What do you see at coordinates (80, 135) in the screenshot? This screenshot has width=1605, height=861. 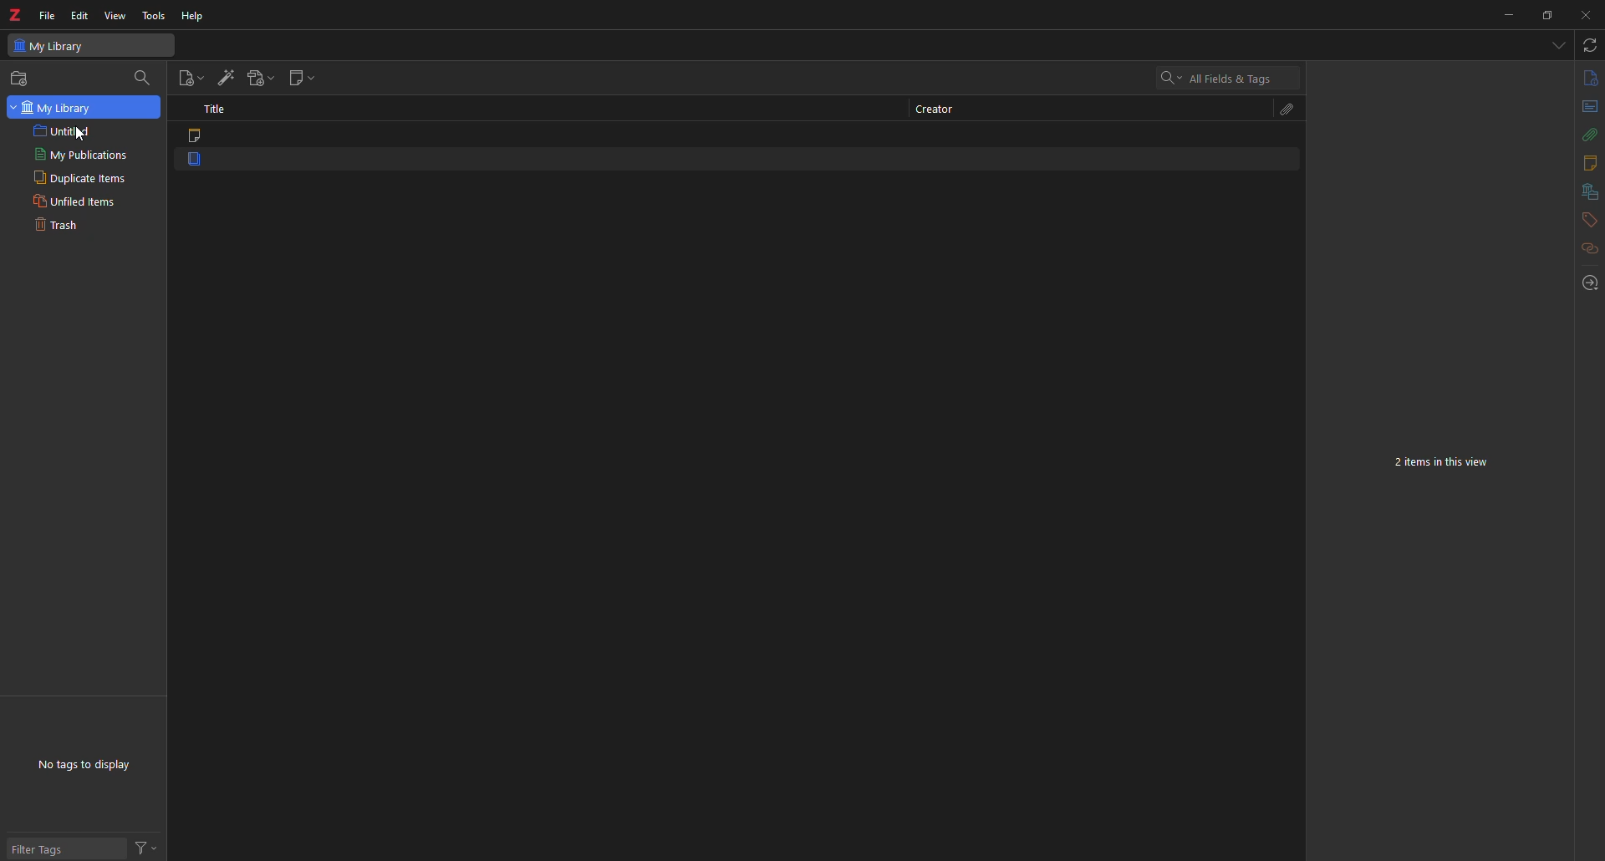 I see `Cursor` at bounding box center [80, 135].